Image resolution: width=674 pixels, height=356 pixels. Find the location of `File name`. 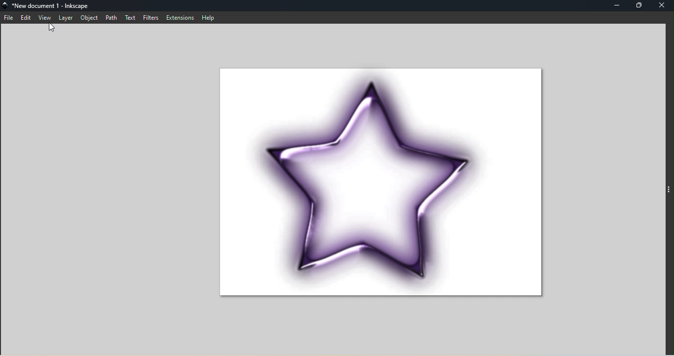

File name is located at coordinates (55, 6).